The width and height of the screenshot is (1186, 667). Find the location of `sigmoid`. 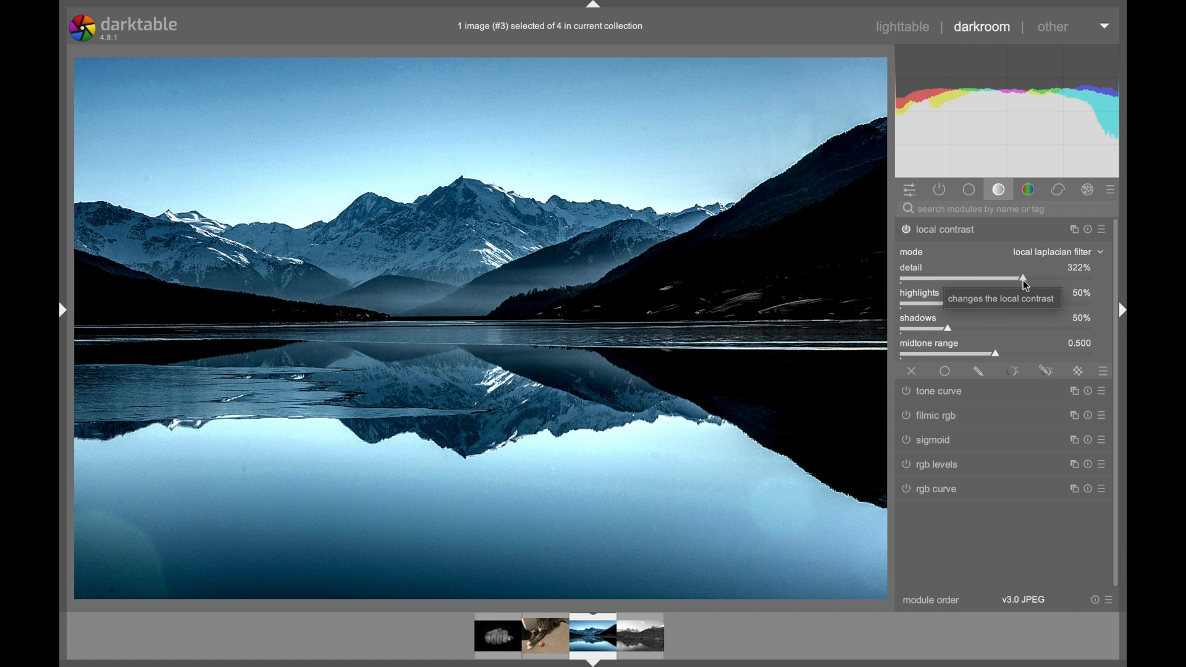

sigmoid is located at coordinates (927, 439).